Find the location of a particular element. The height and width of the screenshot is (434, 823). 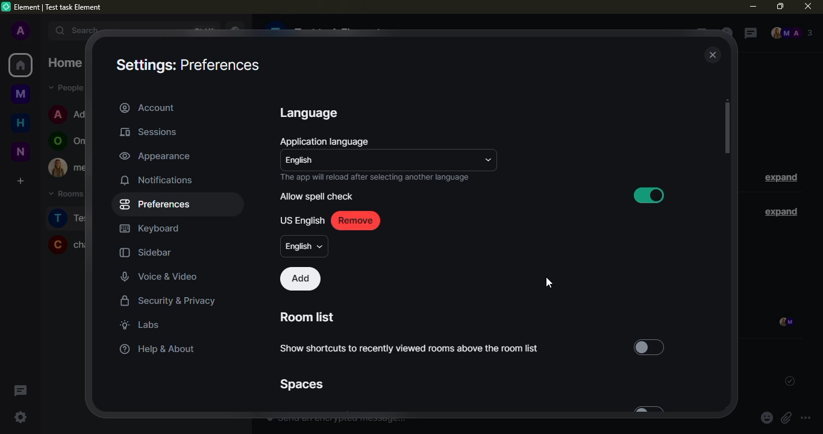

room list is located at coordinates (309, 318).